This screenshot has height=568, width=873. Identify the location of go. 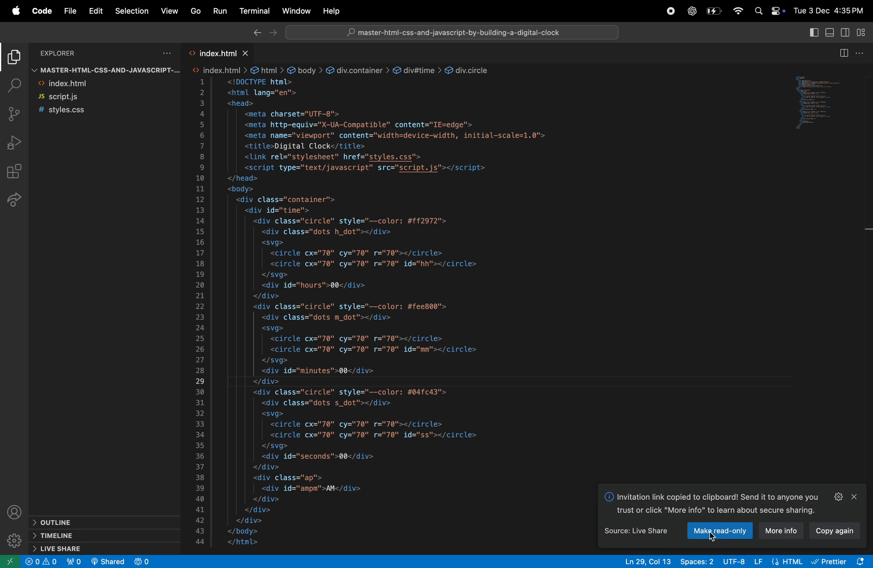
(196, 12).